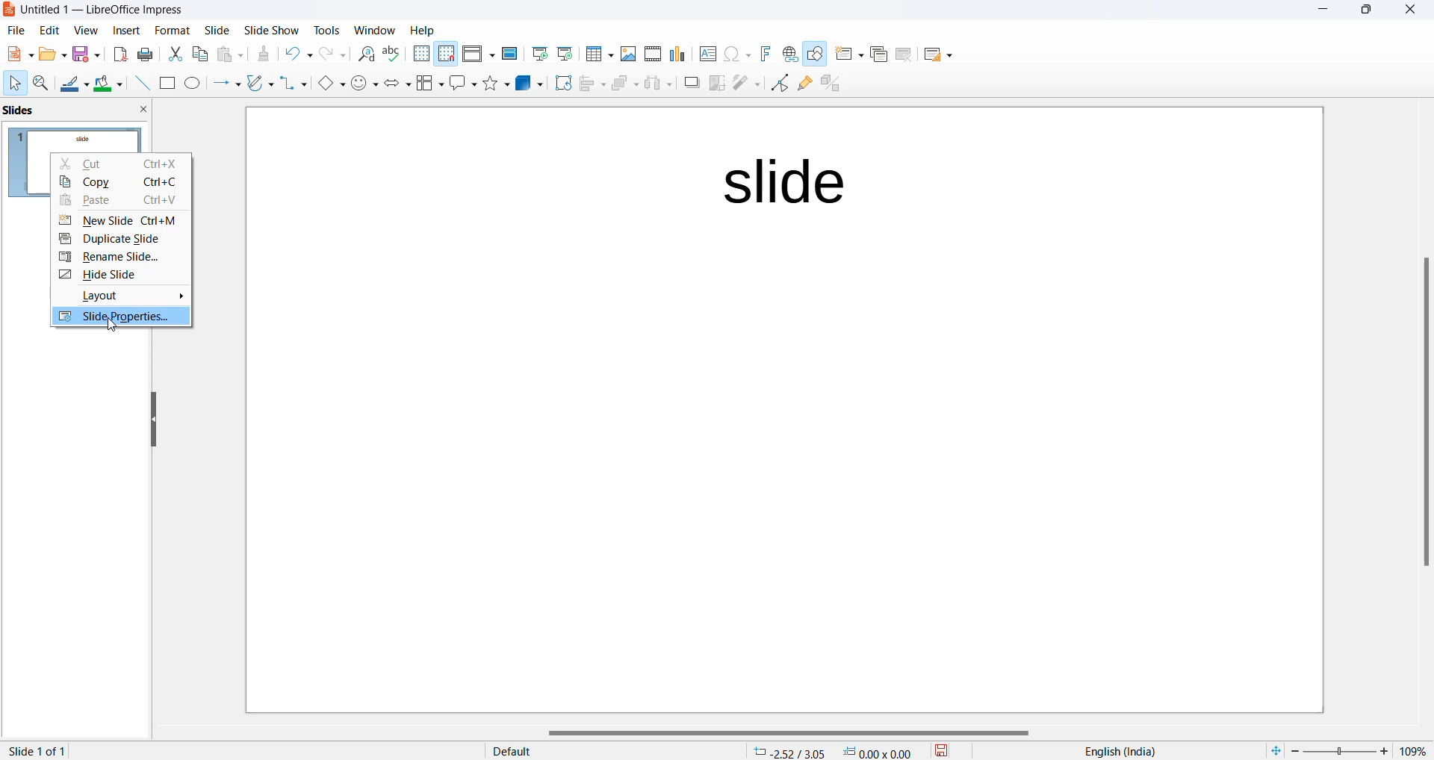 Image resolution: width=1434 pixels, height=760 pixels. I want to click on shadow, so click(692, 83).